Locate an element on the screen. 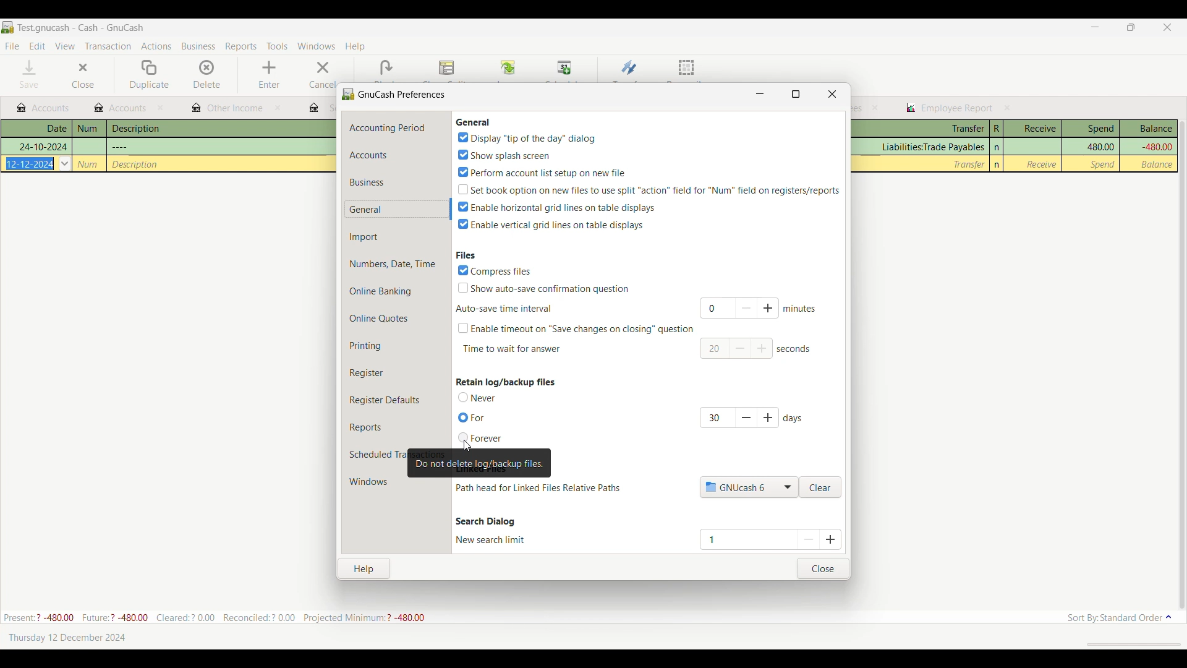  Windows menu is located at coordinates (317, 46).